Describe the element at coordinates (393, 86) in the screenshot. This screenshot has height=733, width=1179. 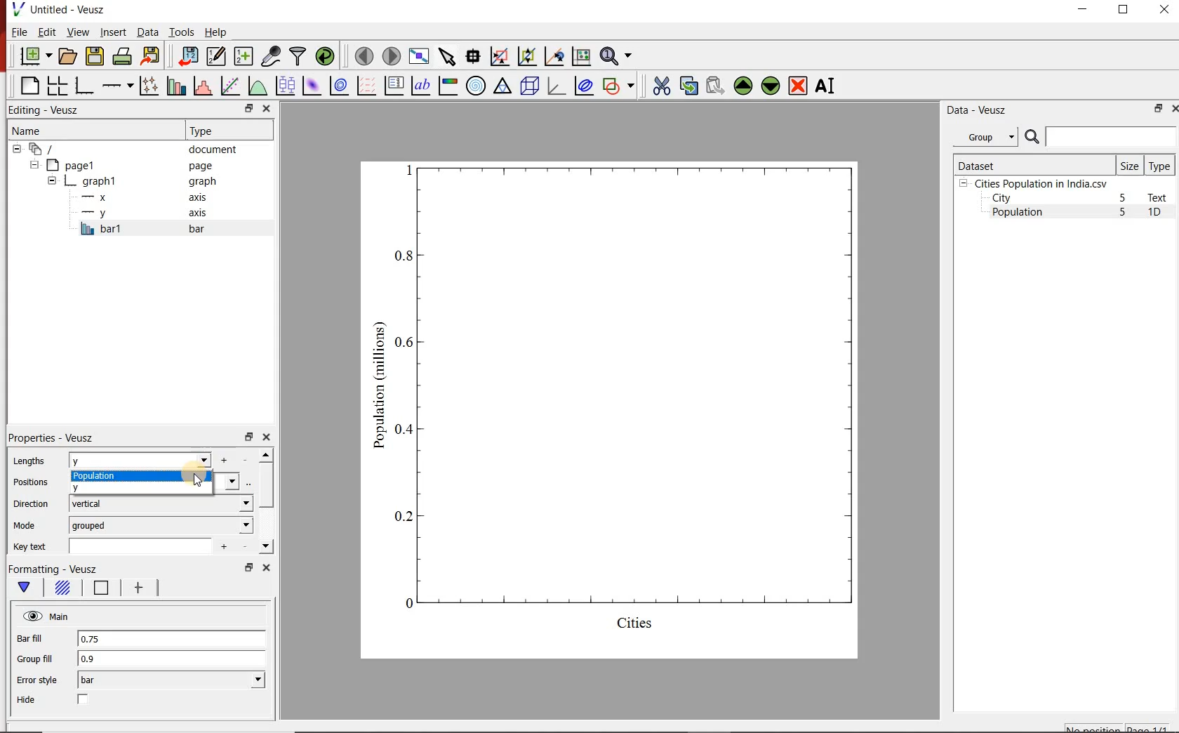
I see `plot key` at that location.